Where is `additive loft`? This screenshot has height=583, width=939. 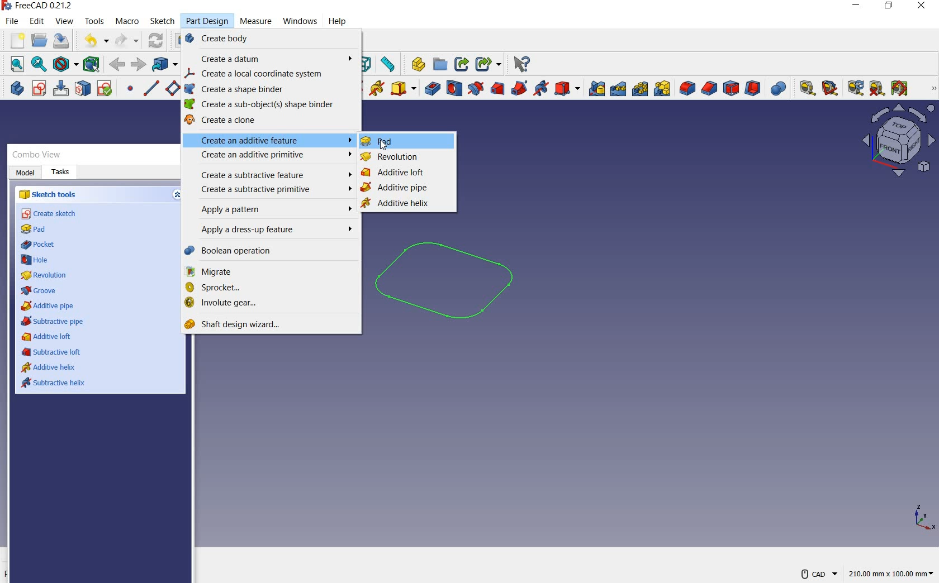 additive loft is located at coordinates (48, 337).